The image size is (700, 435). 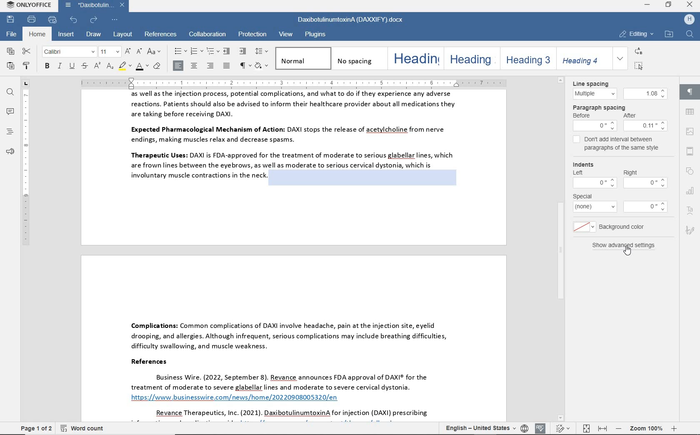 I want to click on document name, so click(x=349, y=20).